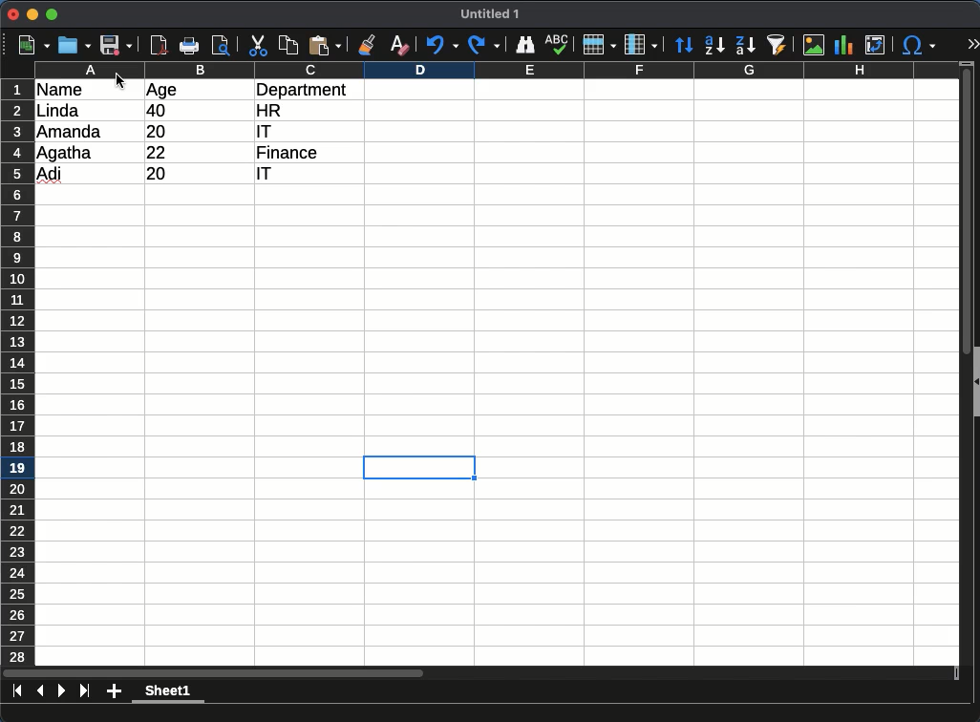 The height and width of the screenshot is (722, 980). Describe the element at coordinates (813, 47) in the screenshot. I see `image` at that location.